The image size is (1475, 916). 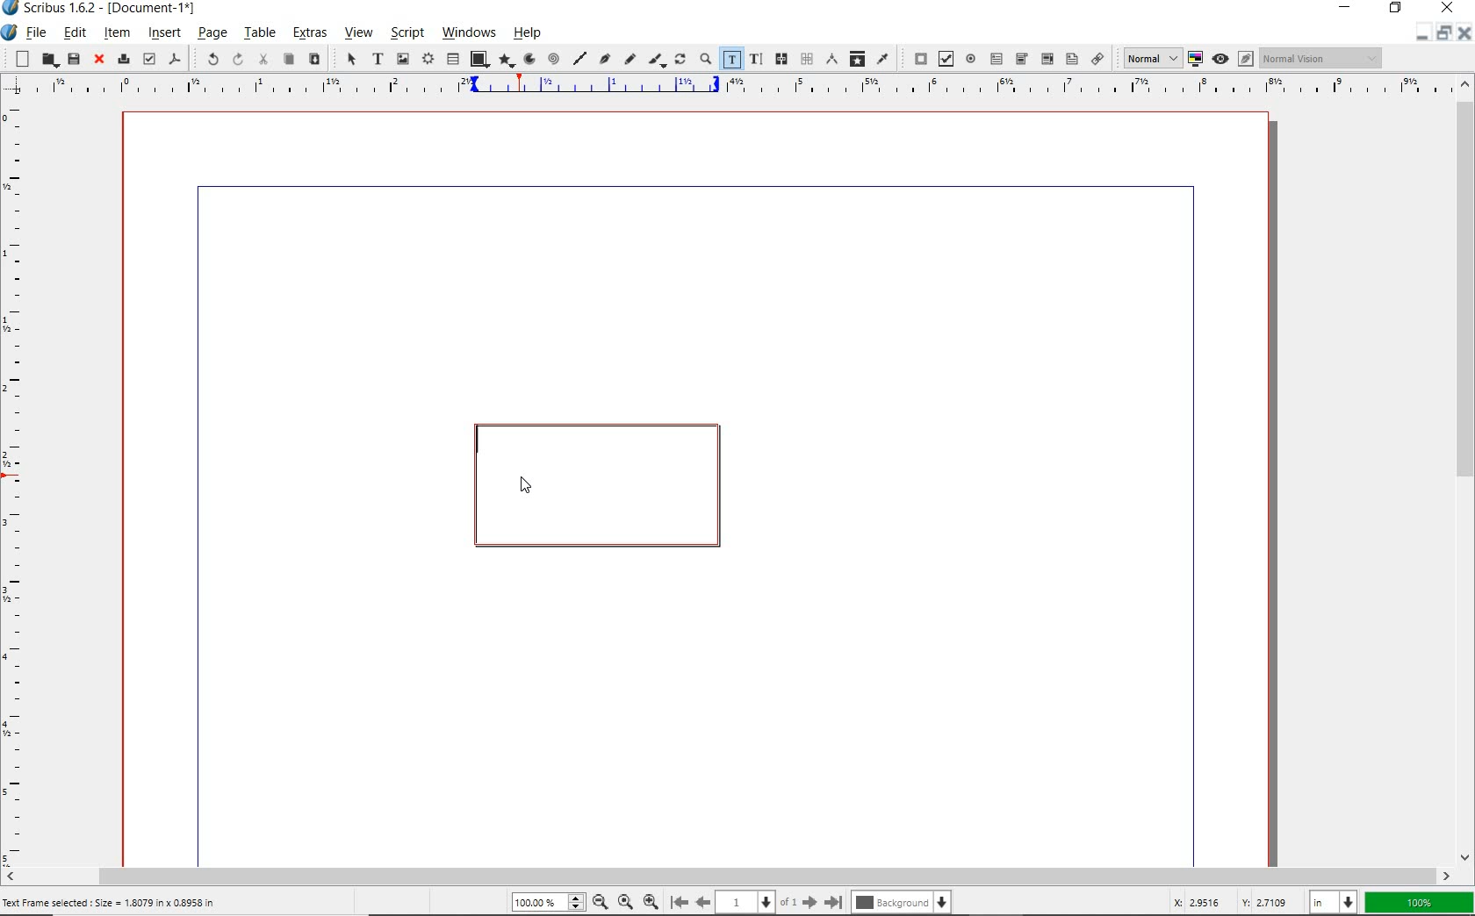 What do you see at coordinates (856, 58) in the screenshot?
I see `copy item properties` at bounding box center [856, 58].